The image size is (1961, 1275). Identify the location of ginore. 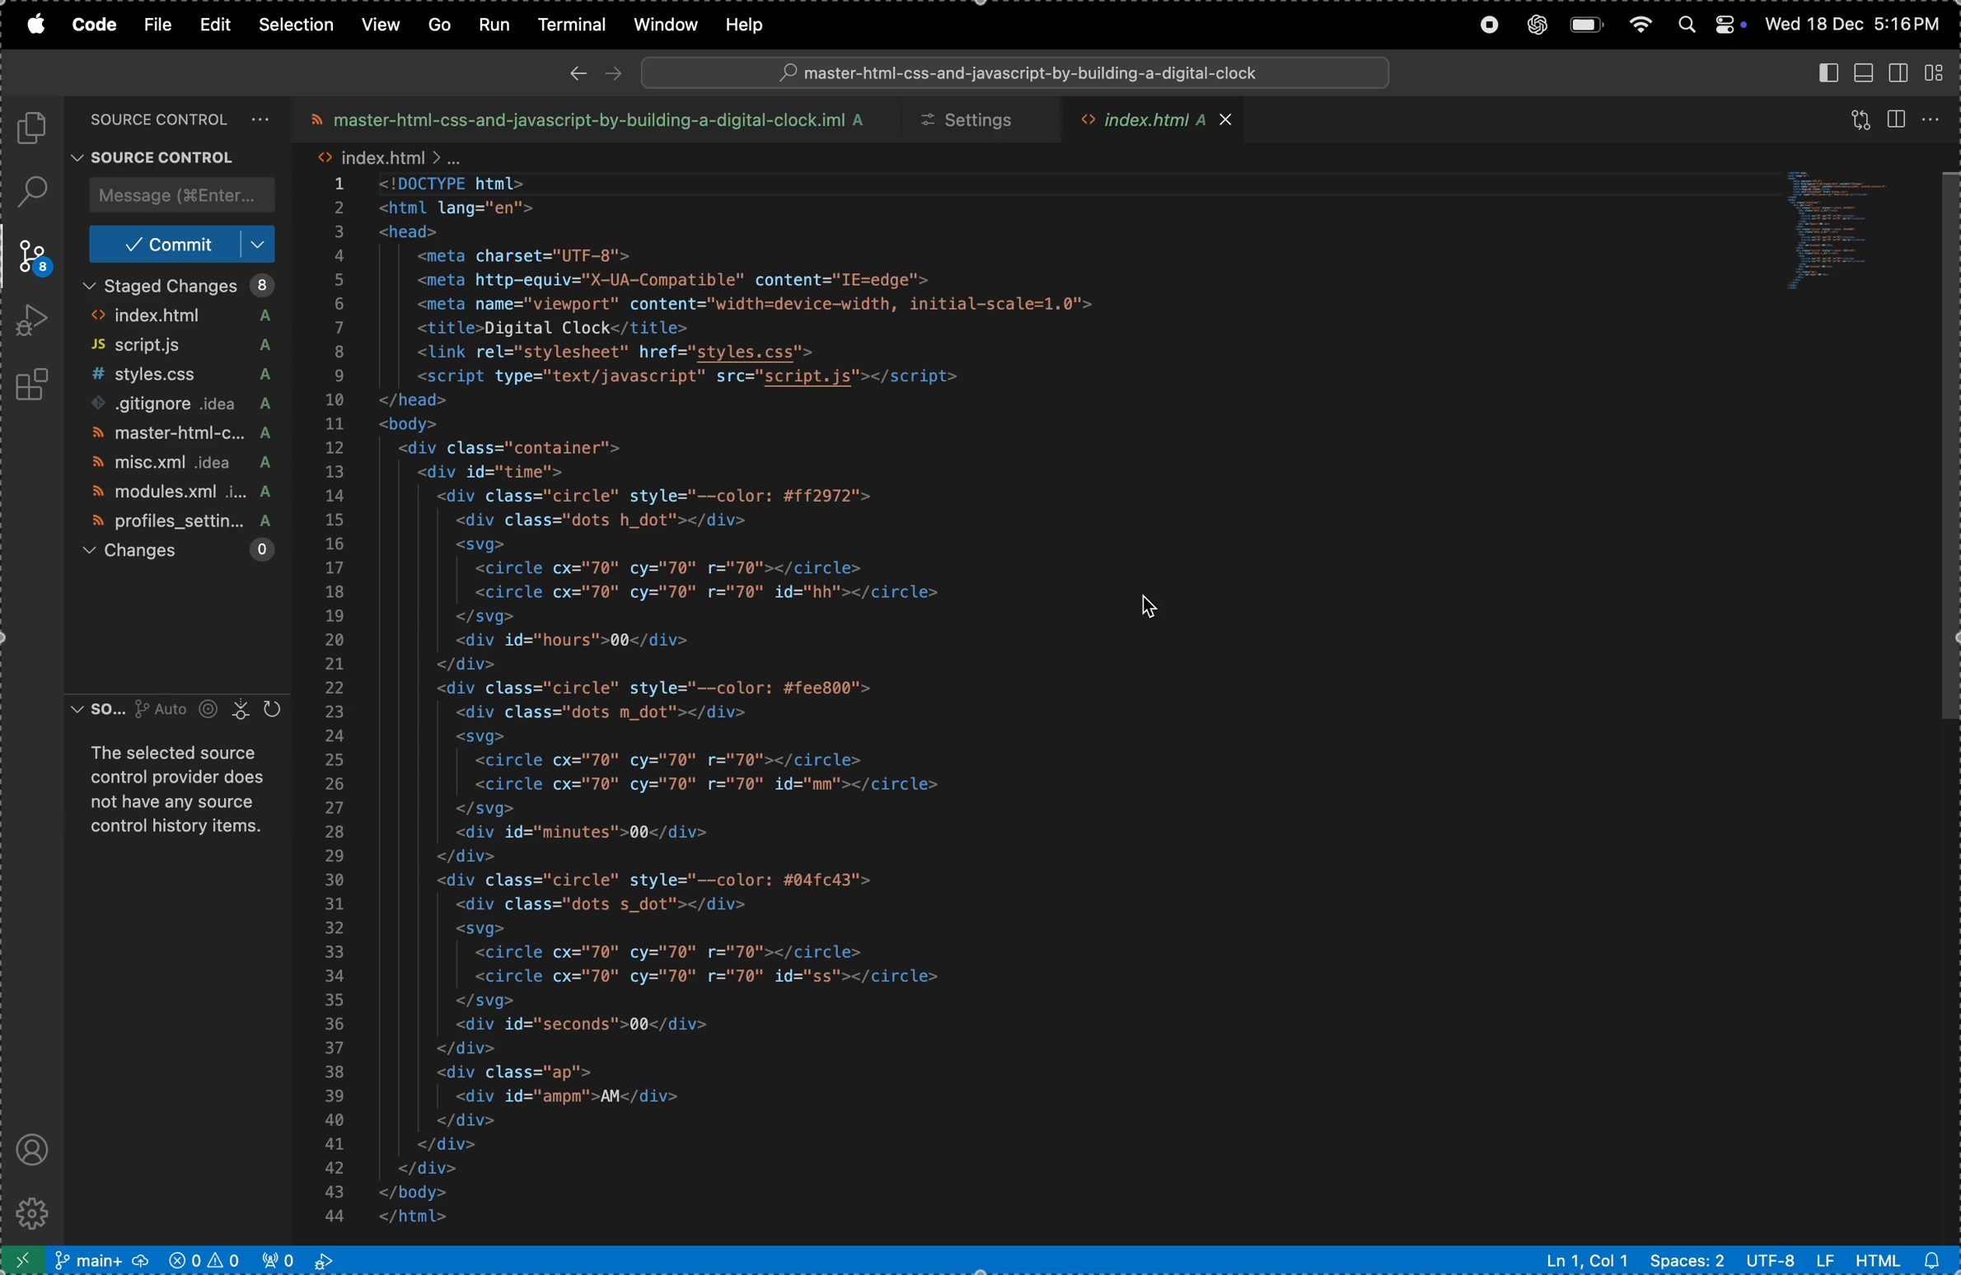
(188, 406).